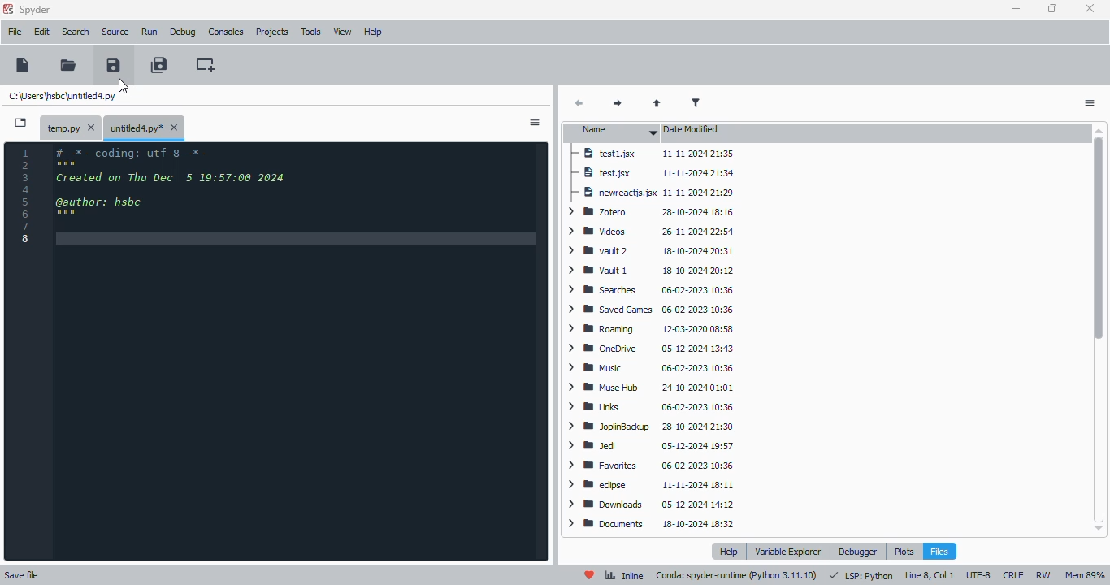 The width and height of the screenshot is (1110, 585). What do you see at coordinates (8, 8) in the screenshot?
I see `logo` at bounding box center [8, 8].